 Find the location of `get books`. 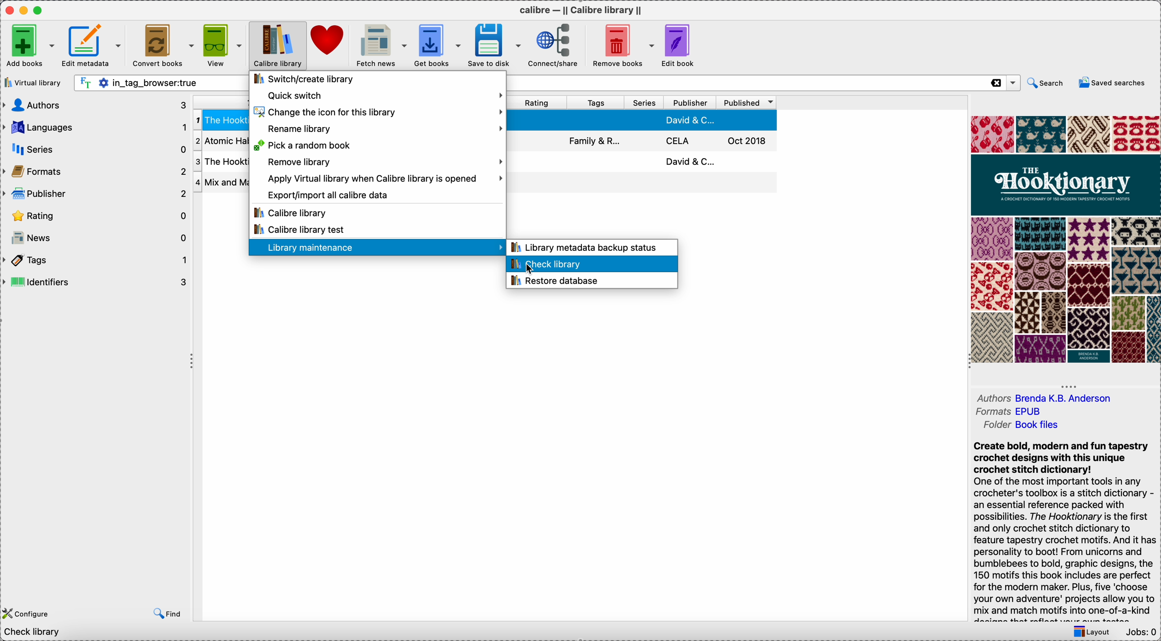

get books is located at coordinates (438, 45).